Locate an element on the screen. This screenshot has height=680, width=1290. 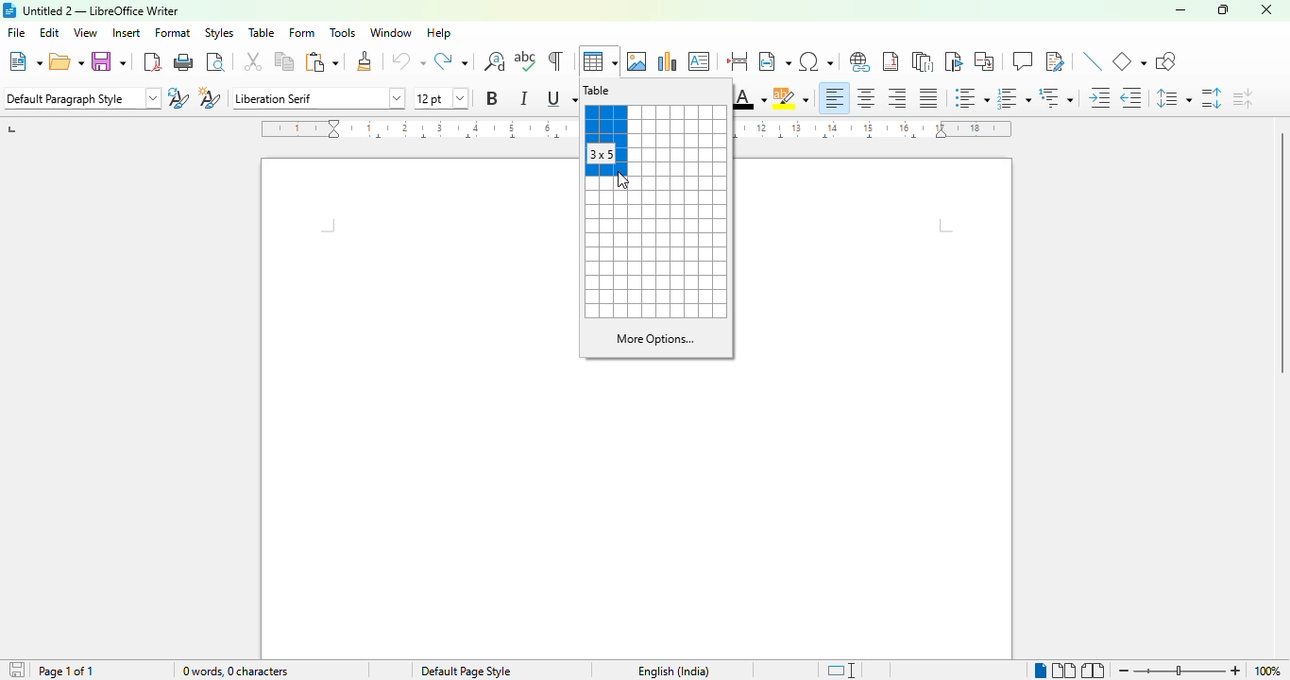
export directly as PDF is located at coordinates (153, 62).